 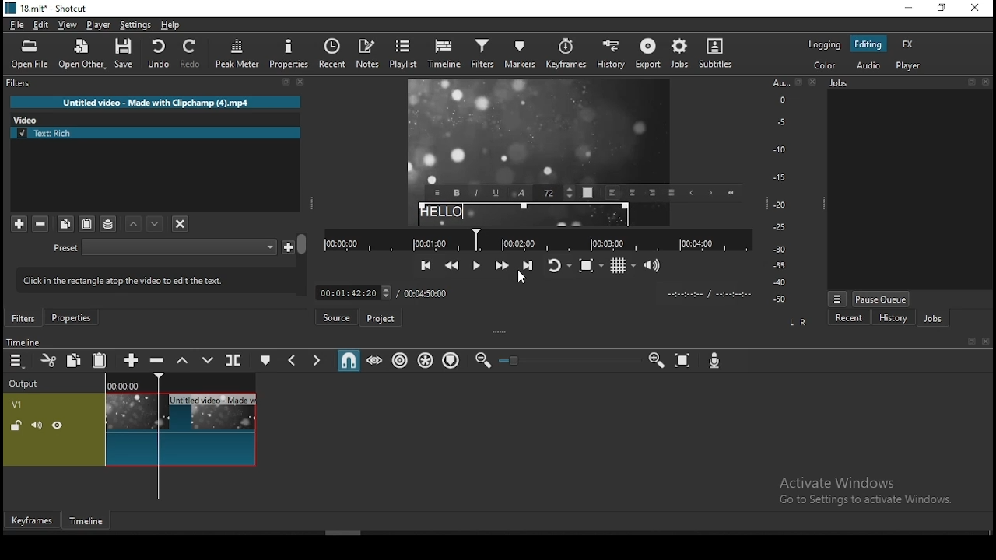 What do you see at coordinates (66, 224) in the screenshot?
I see `copy` at bounding box center [66, 224].